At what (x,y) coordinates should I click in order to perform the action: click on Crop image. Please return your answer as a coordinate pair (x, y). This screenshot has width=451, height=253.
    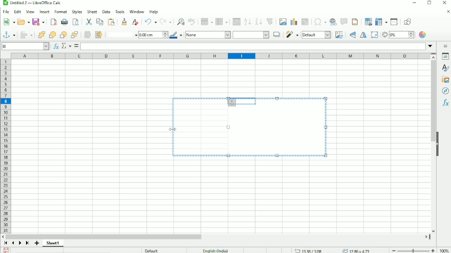
    Looking at the image, I should click on (339, 35).